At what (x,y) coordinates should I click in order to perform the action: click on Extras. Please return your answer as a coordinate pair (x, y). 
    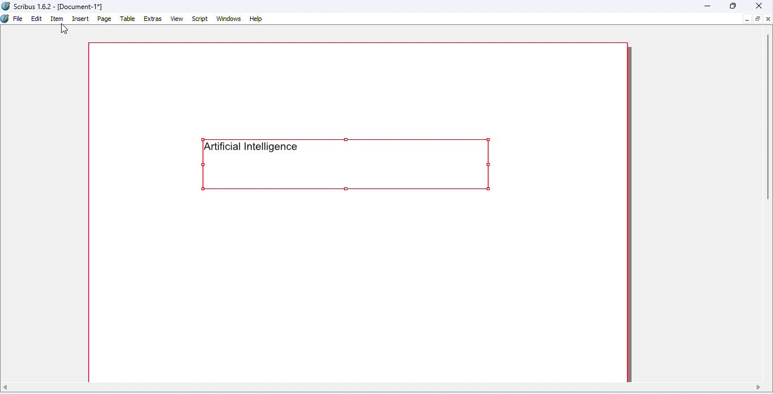
    Looking at the image, I should click on (156, 19).